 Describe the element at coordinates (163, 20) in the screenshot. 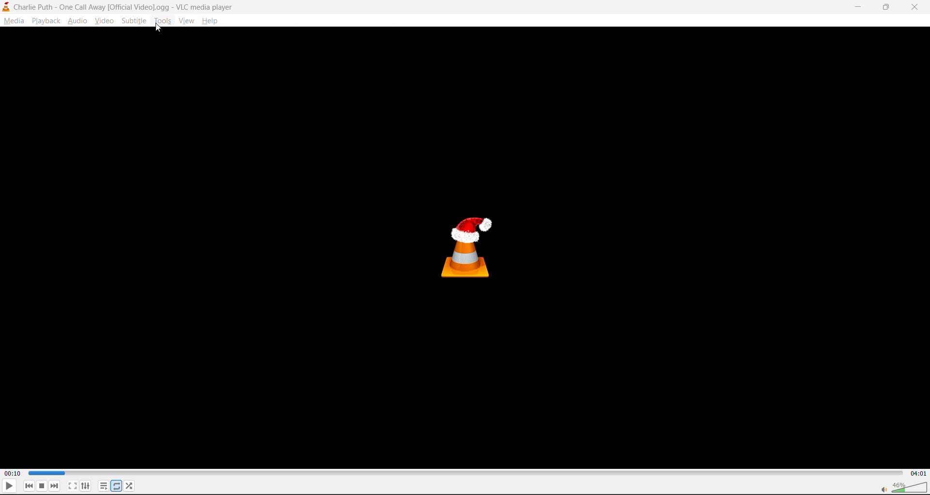

I see `tools` at that location.